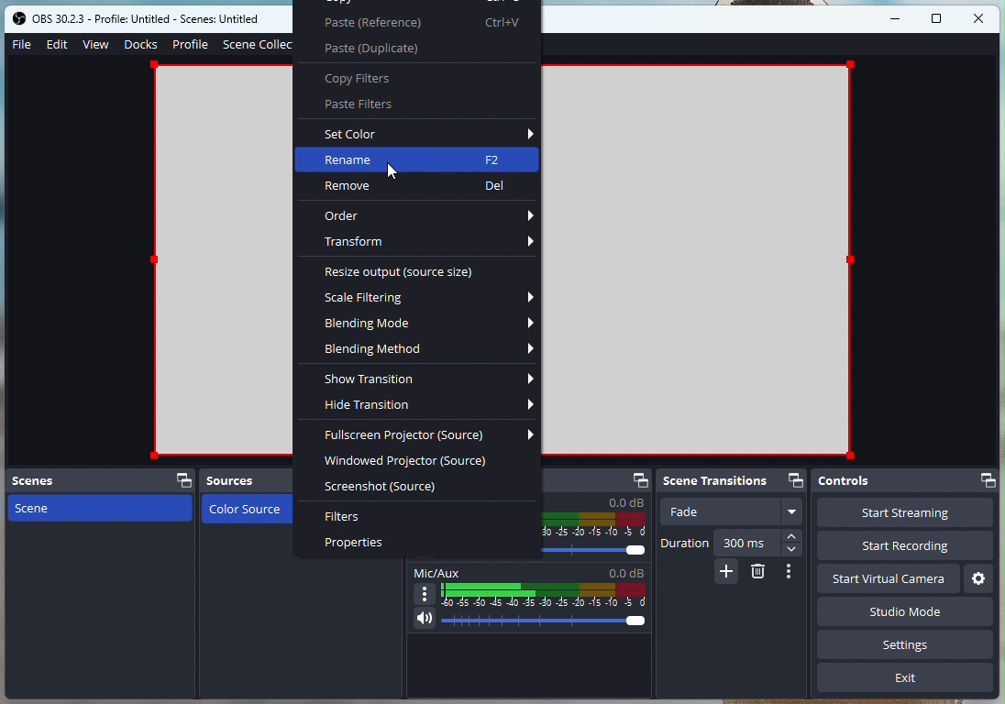 The width and height of the screenshot is (1005, 704). I want to click on Windowed Projector (Source), so click(412, 461).